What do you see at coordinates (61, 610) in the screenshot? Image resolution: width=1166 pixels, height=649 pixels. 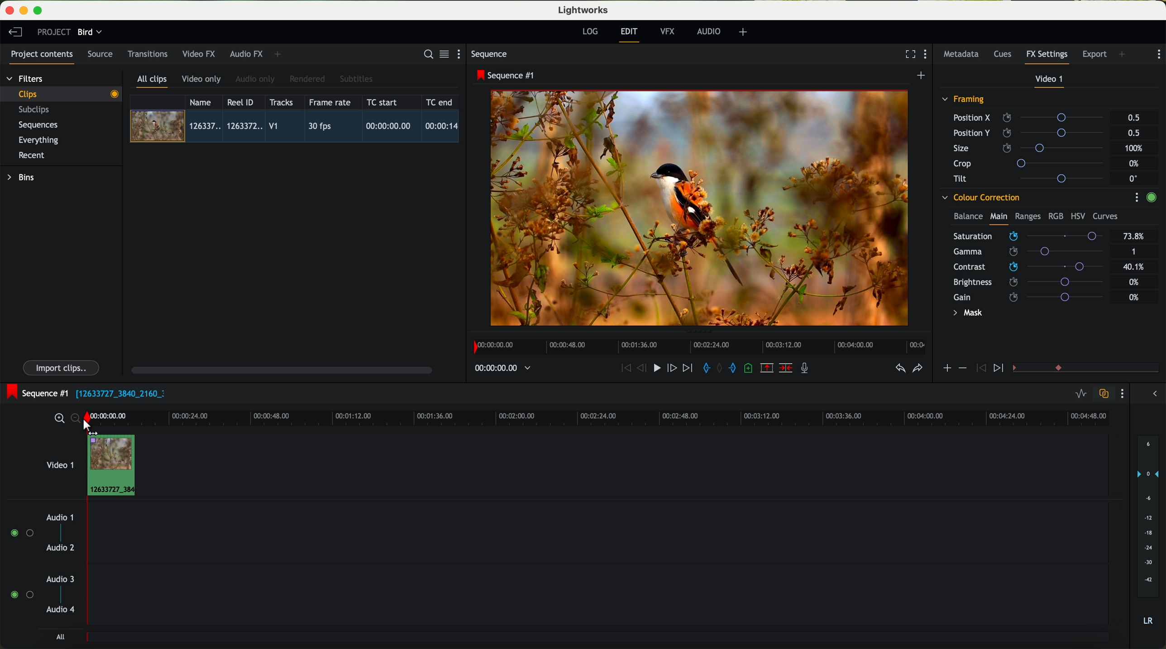 I see `audio 4` at bounding box center [61, 610].